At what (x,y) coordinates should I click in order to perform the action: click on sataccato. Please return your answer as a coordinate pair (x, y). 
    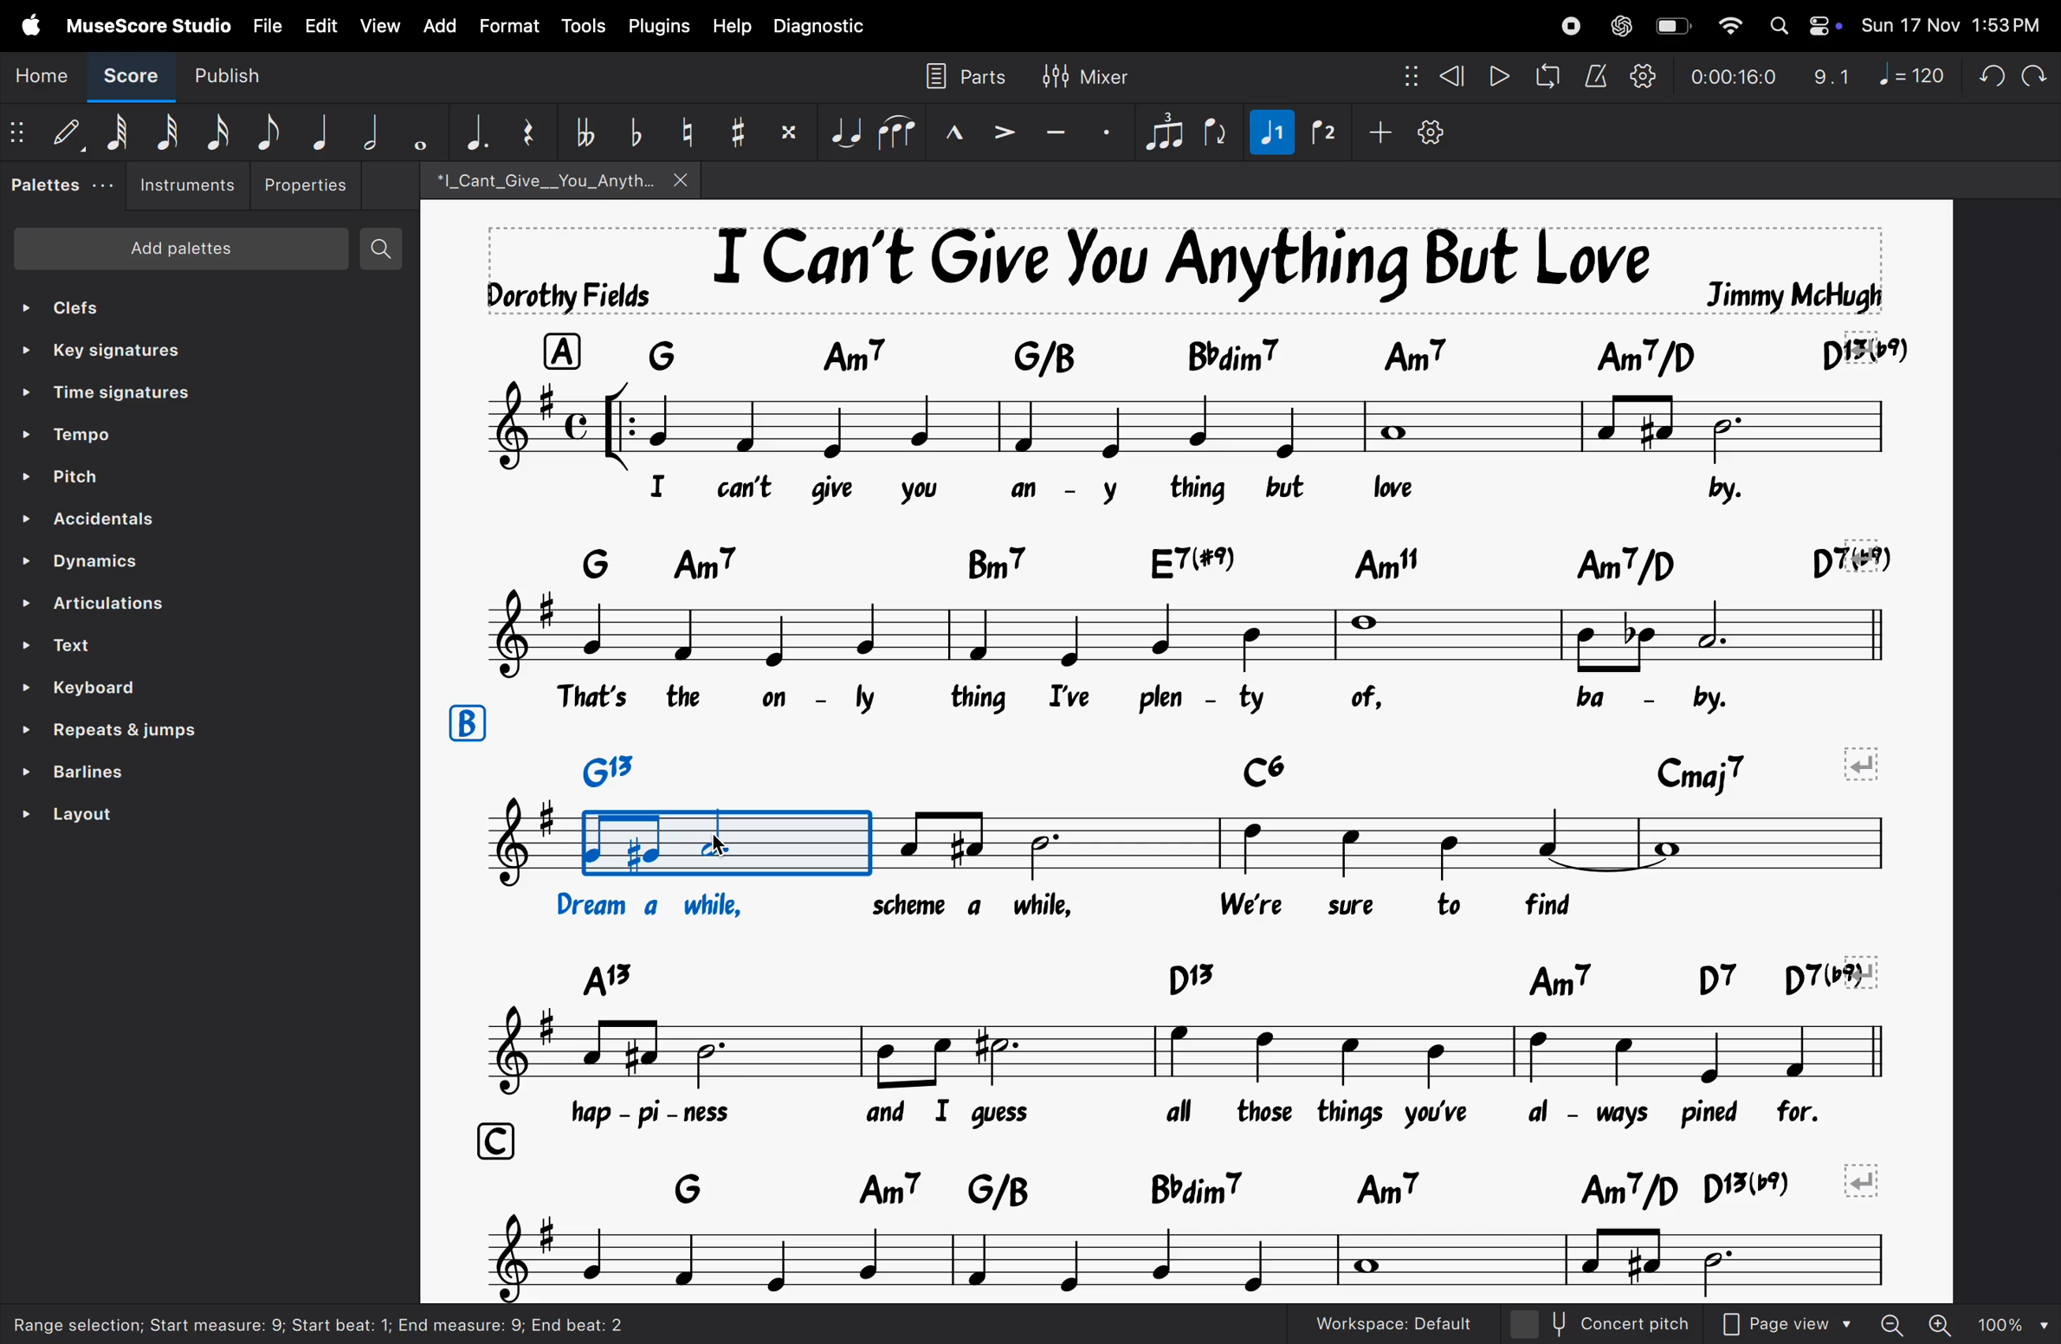
    Looking at the image, I should click on (1114, 129).